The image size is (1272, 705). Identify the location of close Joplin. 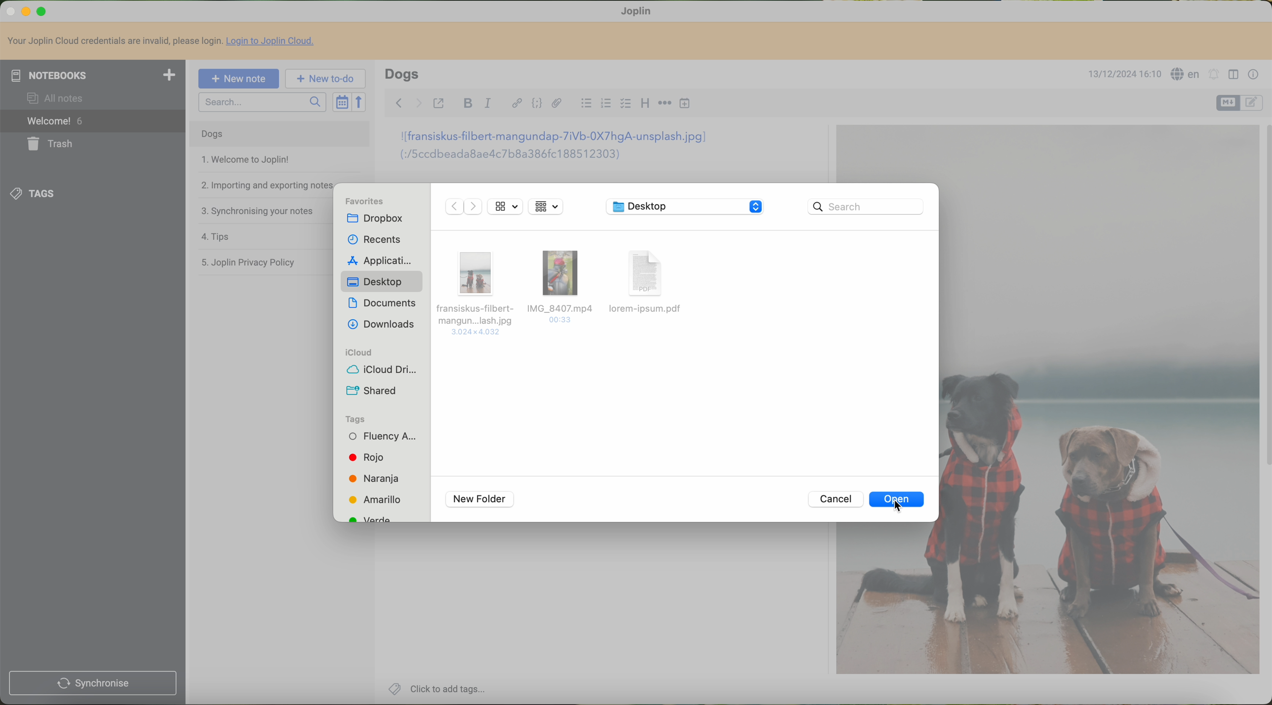
(8, 10).